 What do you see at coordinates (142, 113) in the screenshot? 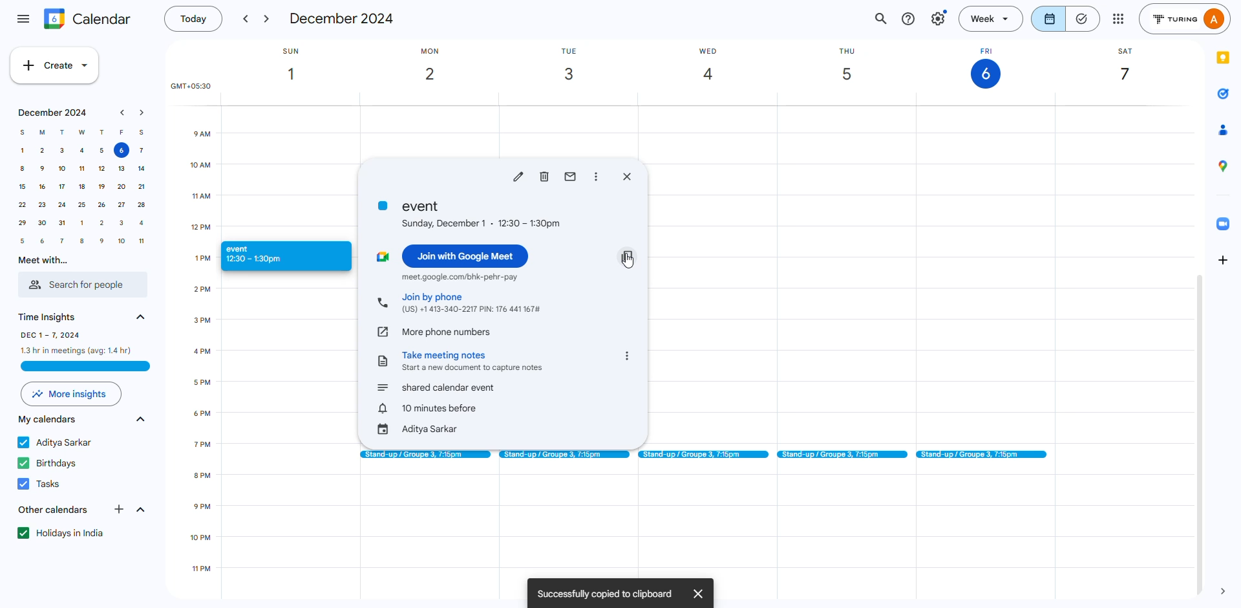
I see `next month` at bounding box center [142, 113].